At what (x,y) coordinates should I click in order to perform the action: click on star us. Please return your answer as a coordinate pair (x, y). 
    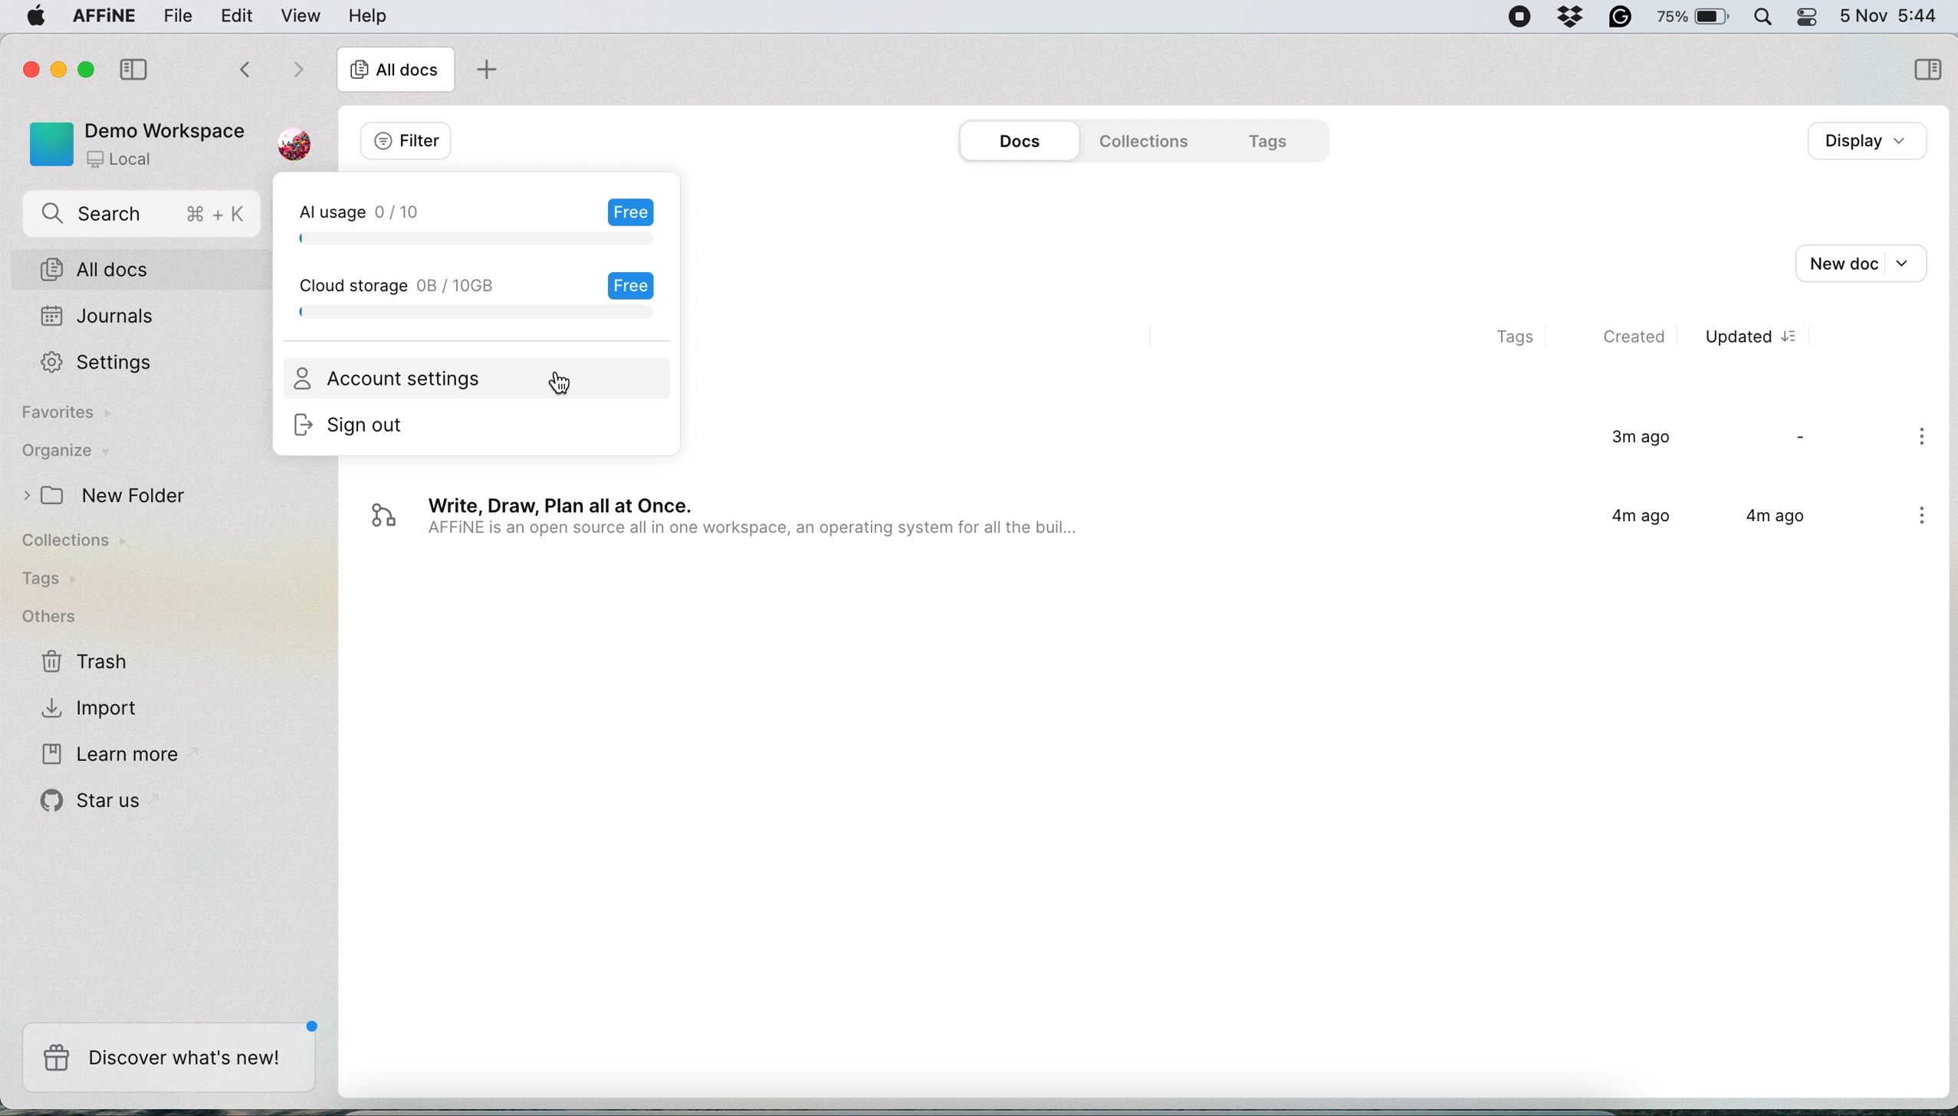
    Looking at the image, I should click on (96, 800).